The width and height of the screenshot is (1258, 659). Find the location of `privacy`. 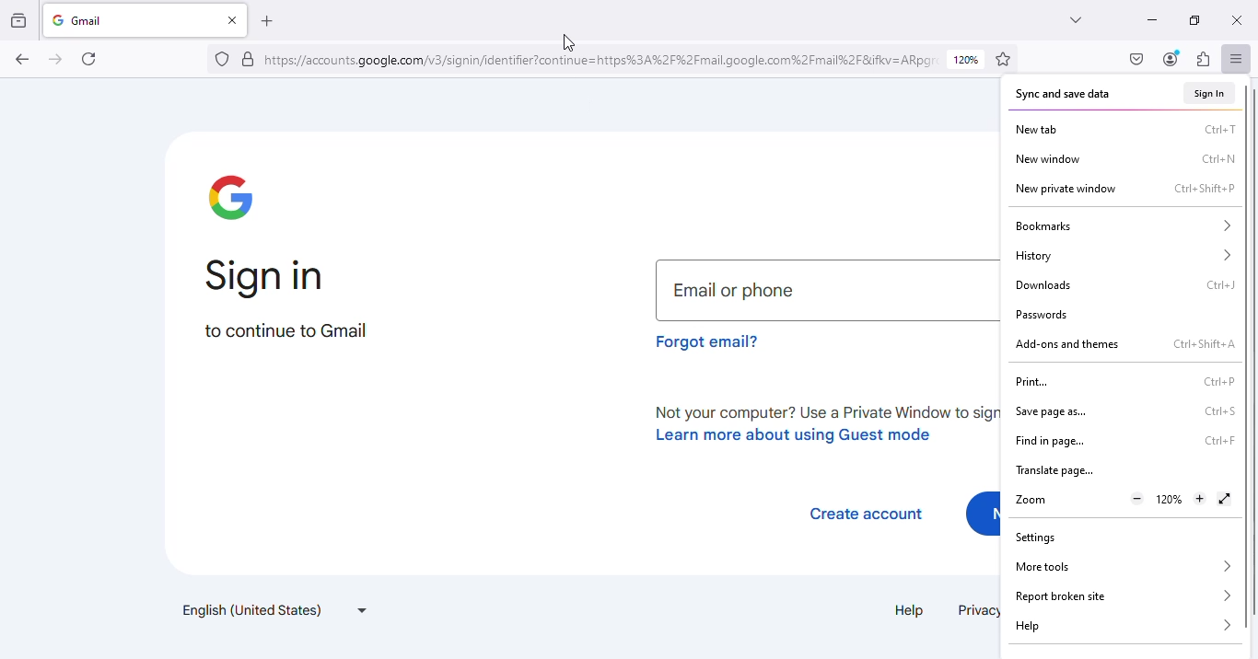

privacy is located at coordinates (976, 611).